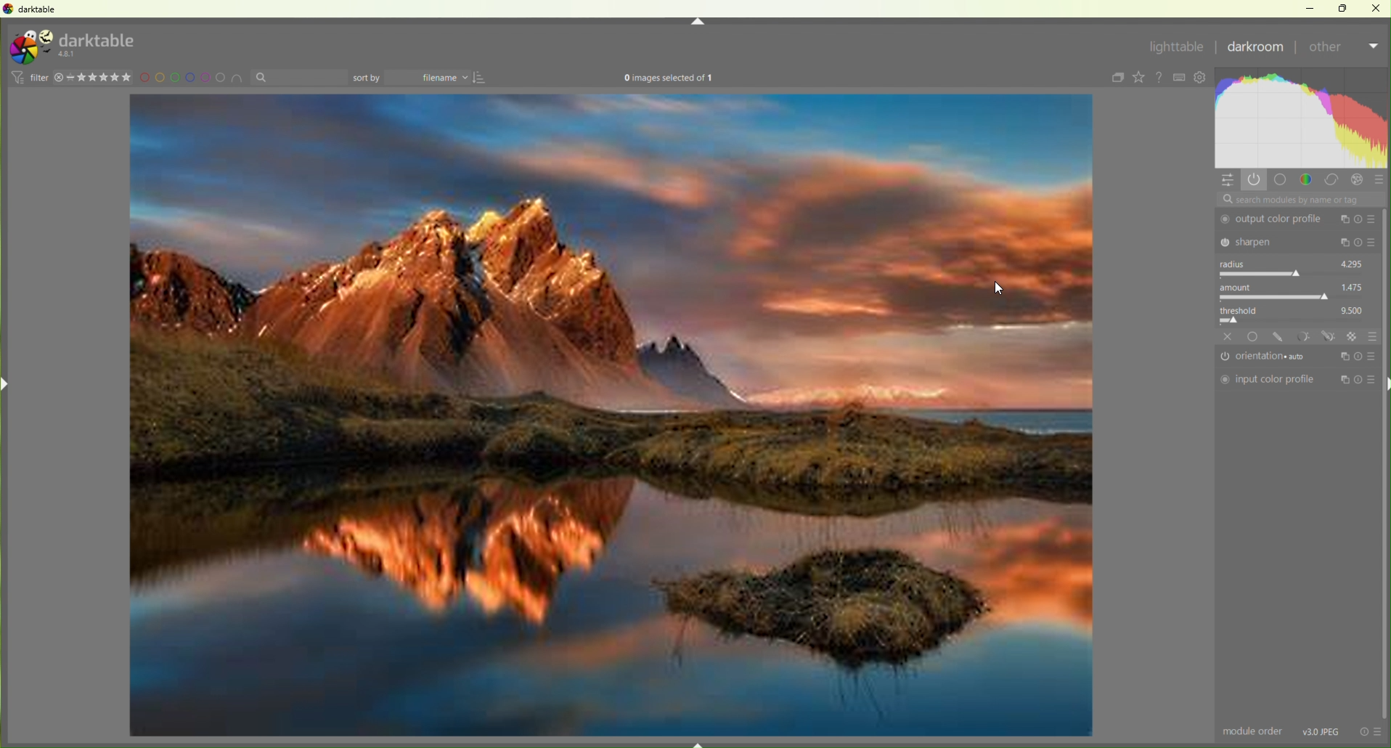 This screenshot has height=748, width=1391. I want to click on amount, so click(1240, 287).